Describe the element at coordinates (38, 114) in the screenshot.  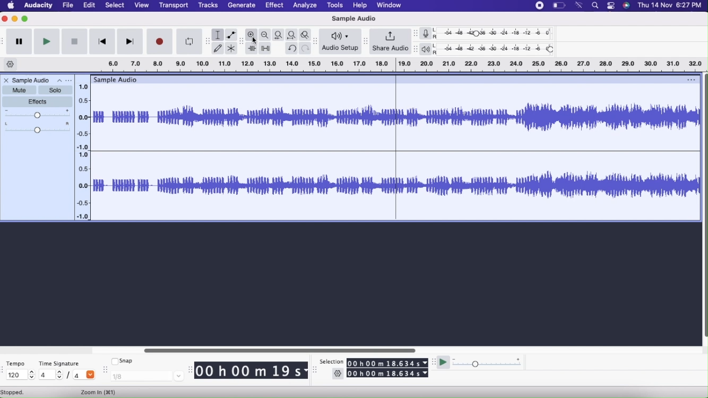
I see `Gain Slider` at that location.